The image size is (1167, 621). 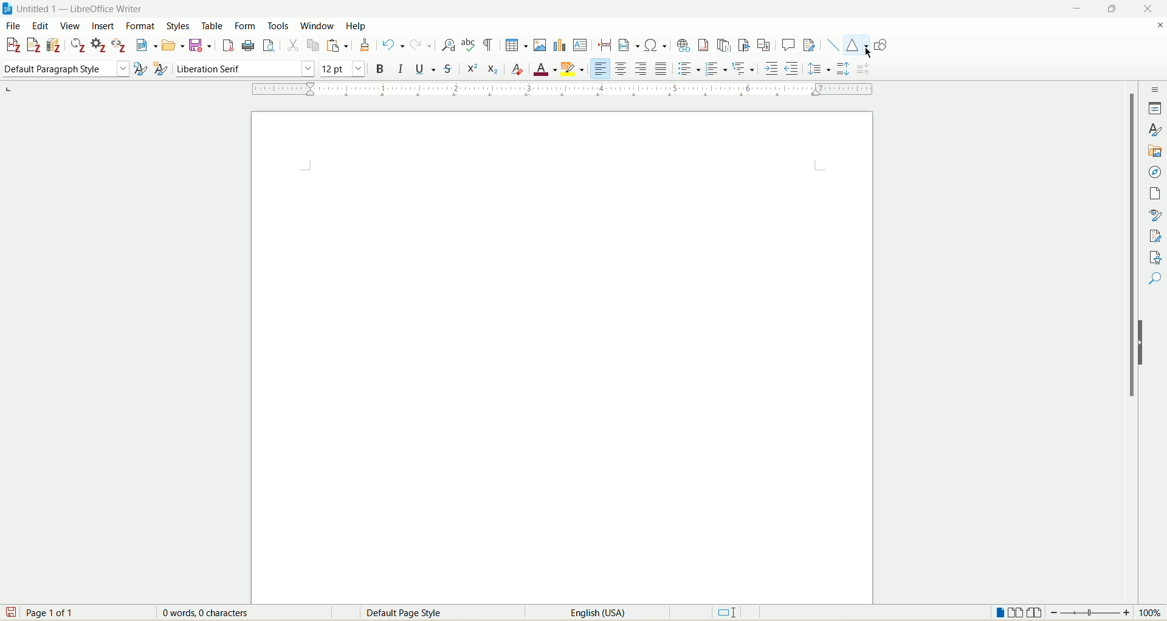 What do you see at coordinates (790, 45) in the screenshot?
I see `insert comment` at bounding box center [790, 45].